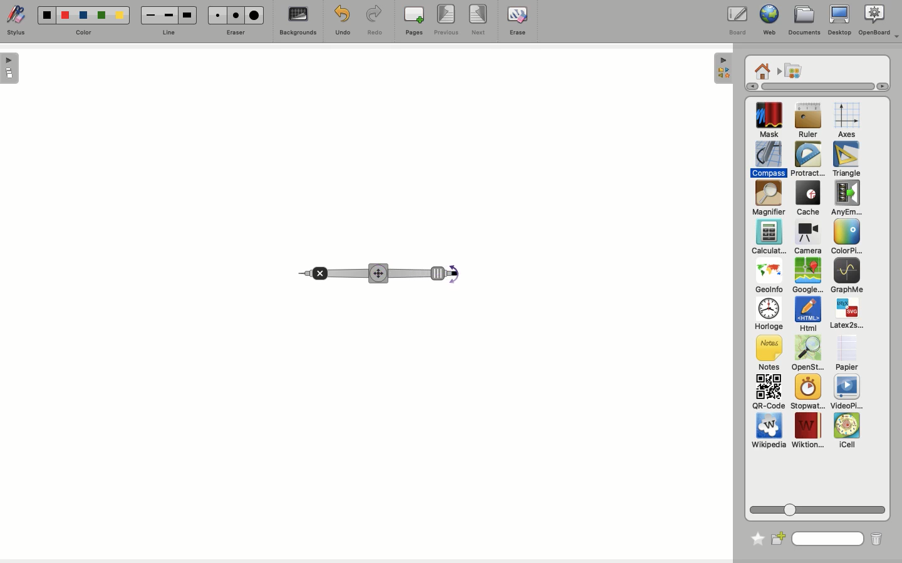 Image resolution: width=902 pixels, height=563 pixels. What do you see at coordinates (808, 431) in the screenshot?
I see `Wiktion` at bounding box center [808, 431].